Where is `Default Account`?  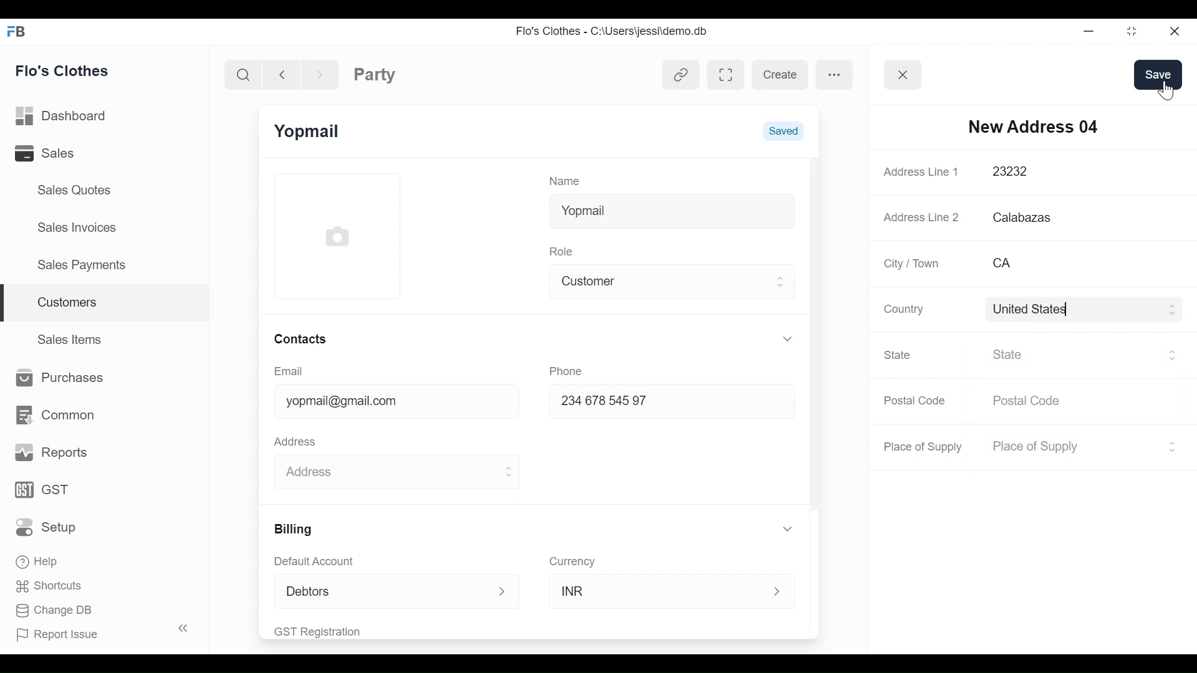 Default Account is located at coordinates (322, 561).